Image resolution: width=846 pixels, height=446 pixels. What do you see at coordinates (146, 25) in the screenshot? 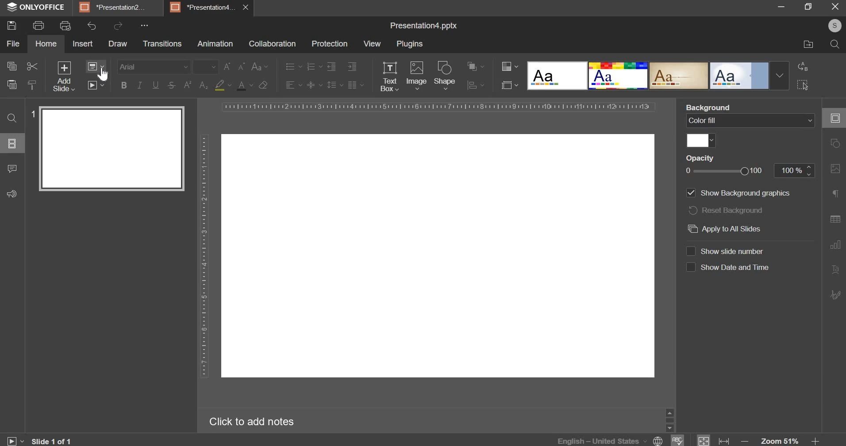
I see `more options` at bounding box center [146, 25].